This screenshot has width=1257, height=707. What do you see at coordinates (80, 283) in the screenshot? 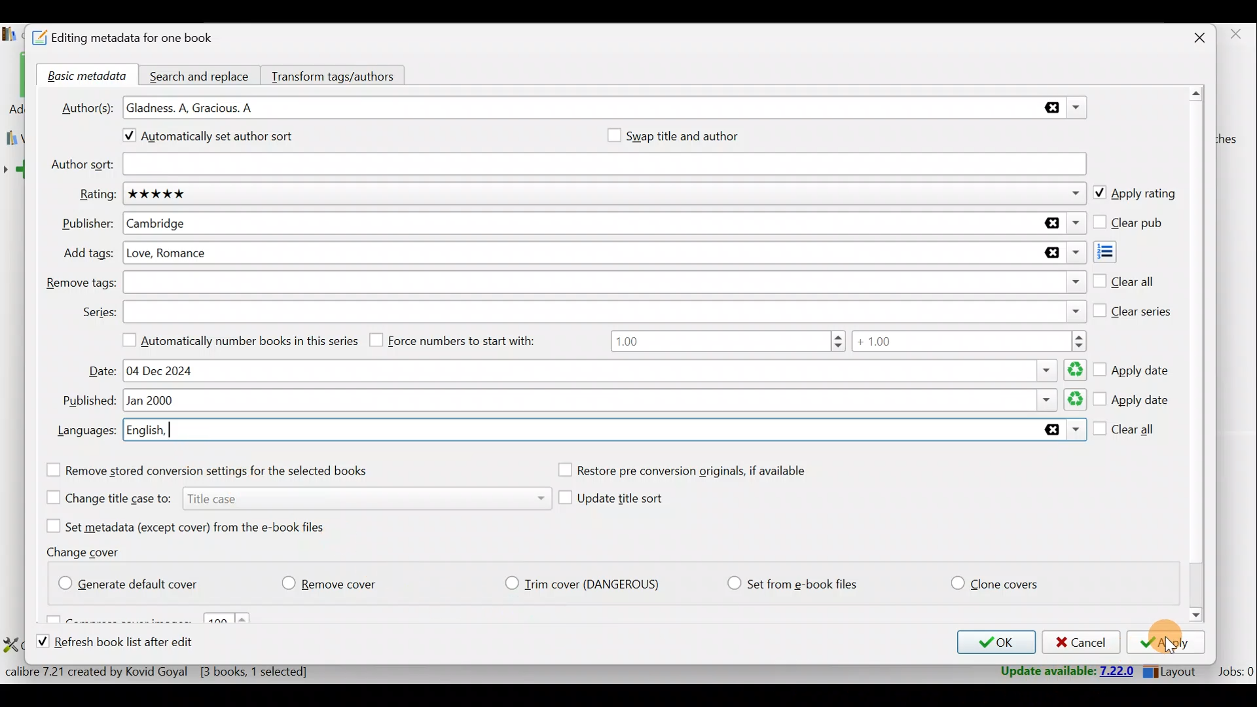
I see `Remove tags:` at bounding box center [80, 283].